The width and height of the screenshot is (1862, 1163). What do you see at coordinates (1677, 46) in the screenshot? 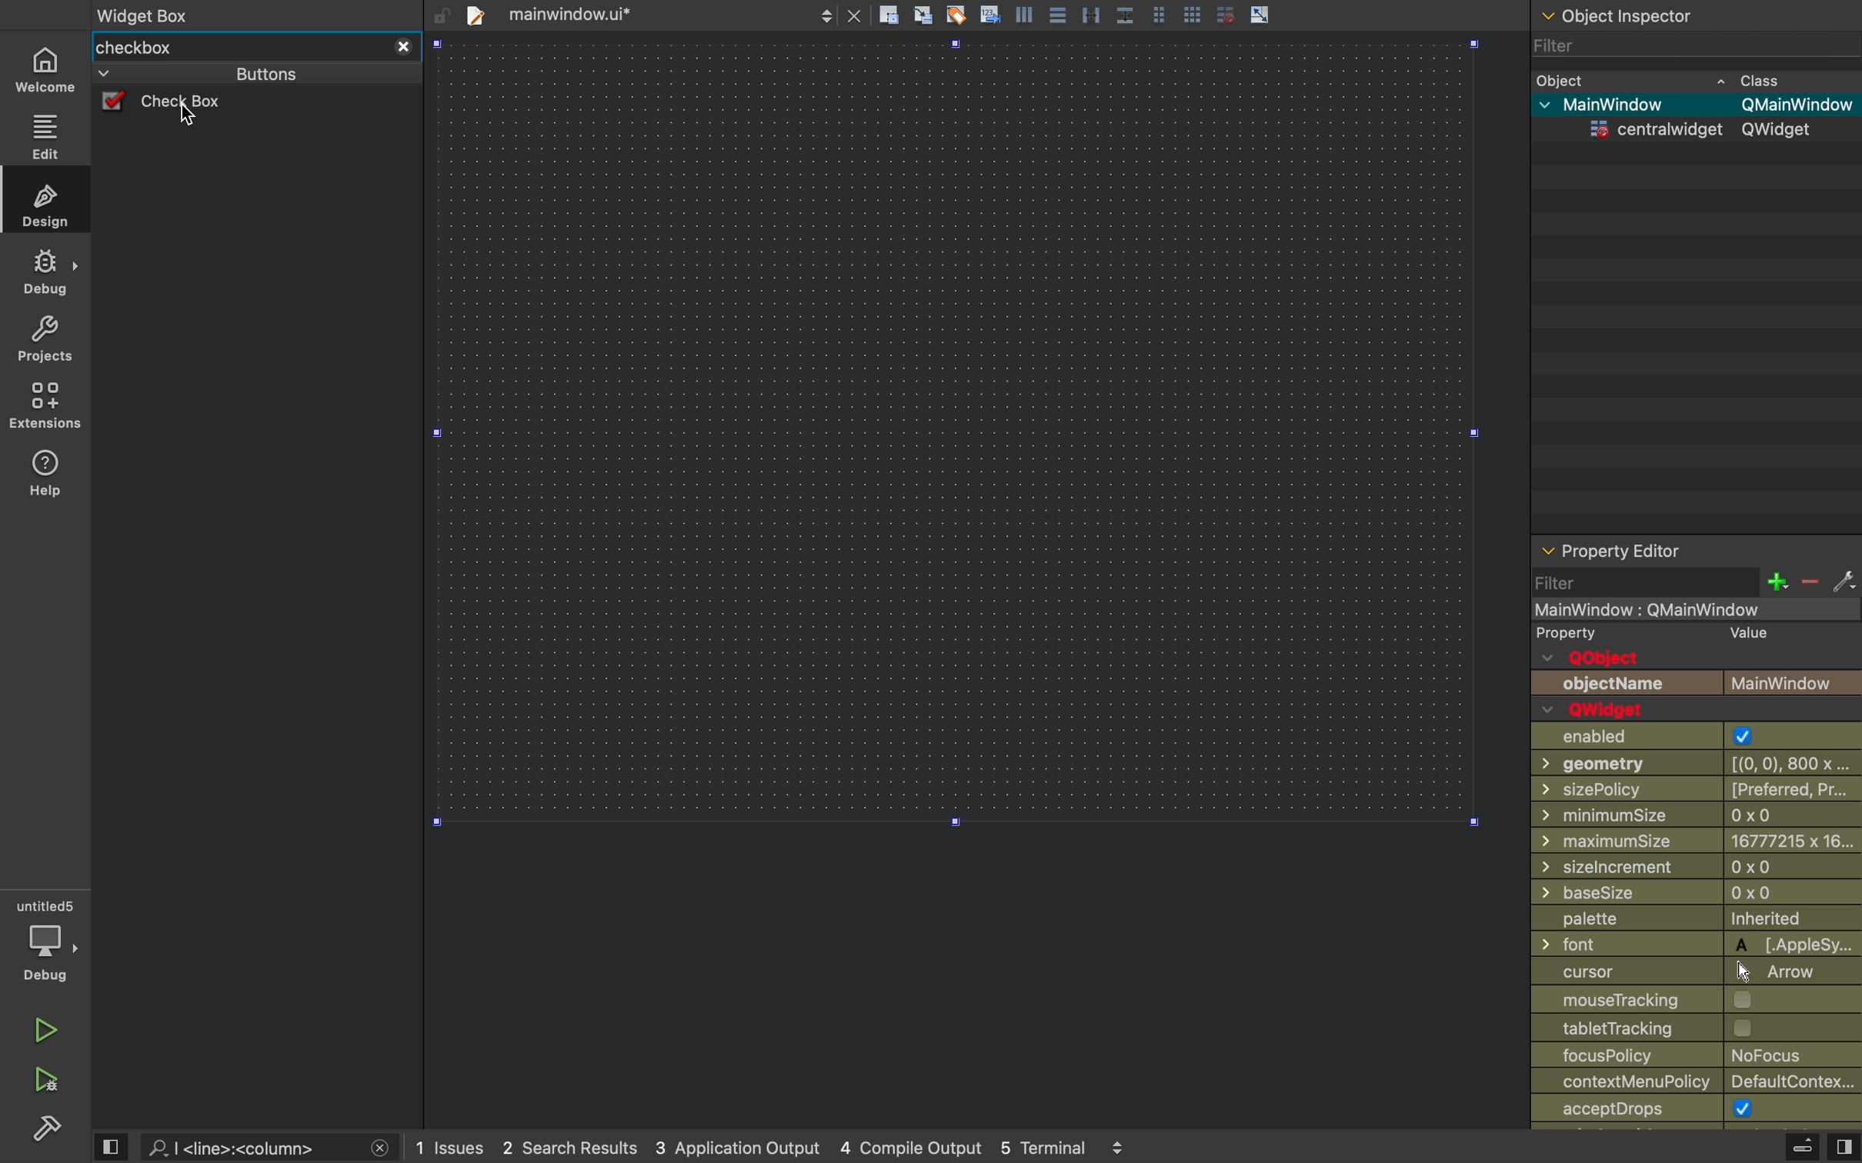
I see `filter` at bounding box center [1677, 46].